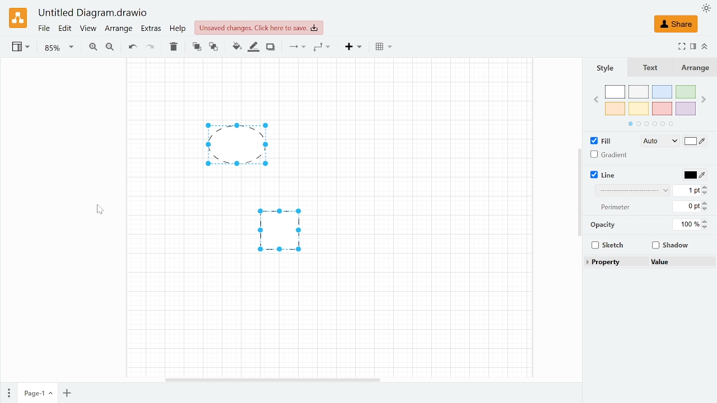 Image resolution: width=717 pixels, height=403 pixels. I want to click on , so click(682, 46).